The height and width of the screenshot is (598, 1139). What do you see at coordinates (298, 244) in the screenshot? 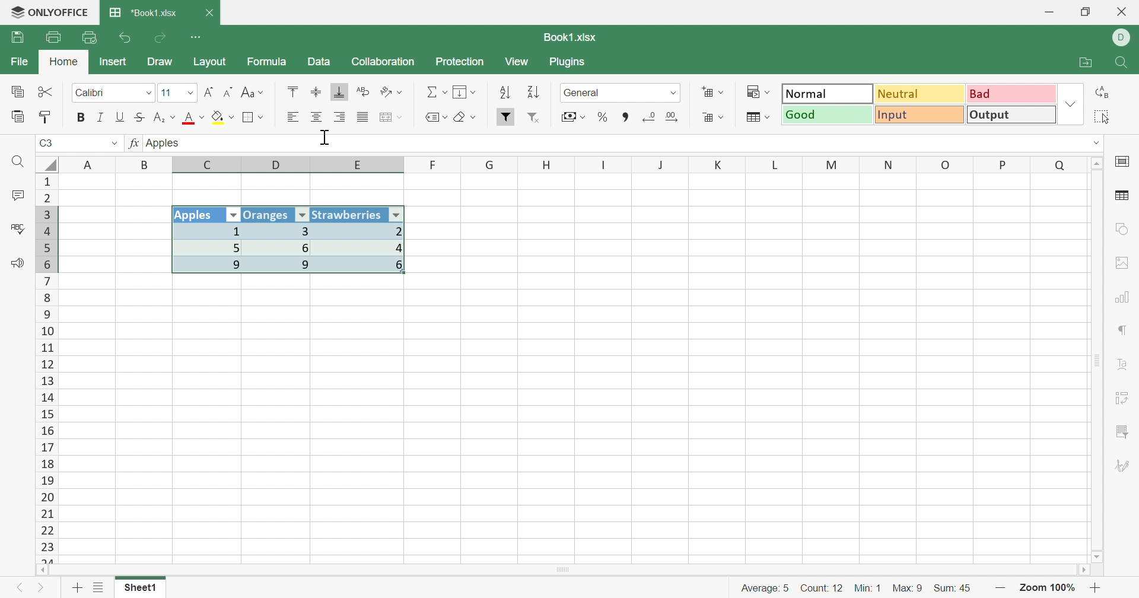
I see `Table with borders` at bounding box center [298, 244].